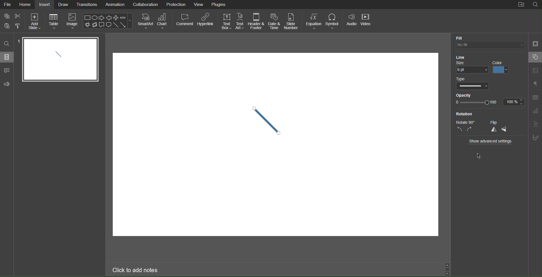 The image size is (542, 277). I want to click on TextArt, so click(536, 124).